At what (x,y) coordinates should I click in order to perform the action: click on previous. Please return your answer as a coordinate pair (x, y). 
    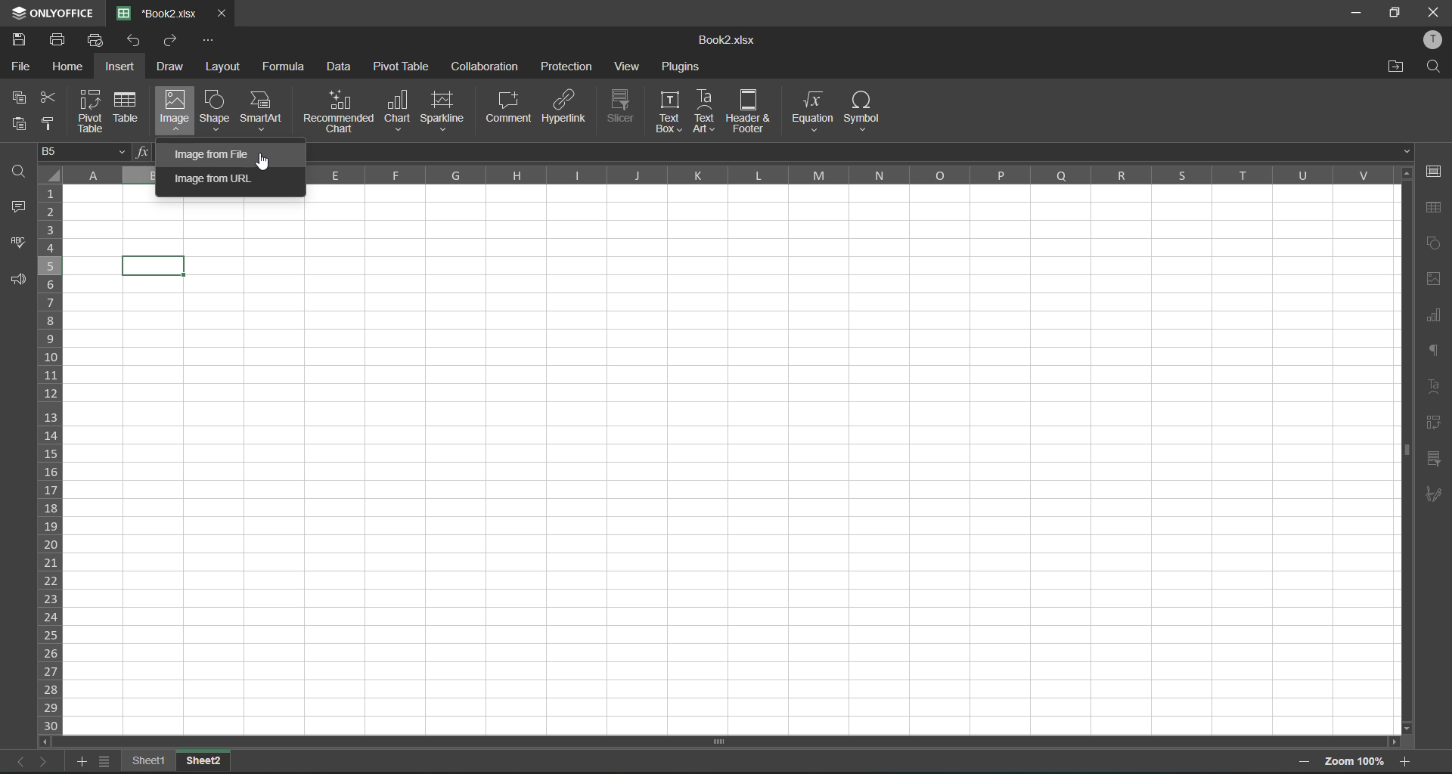
    Looking at the image, I should click on (17, 761).